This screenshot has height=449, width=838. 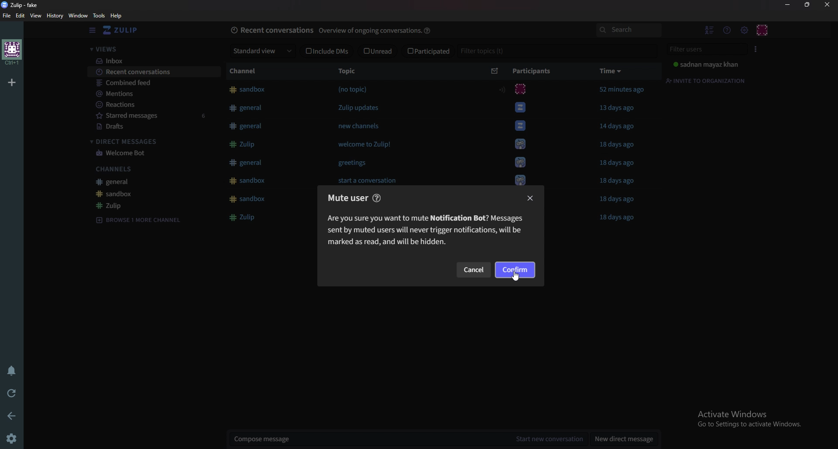 I want to click on 14 days ago, so click(x=619, y=126).